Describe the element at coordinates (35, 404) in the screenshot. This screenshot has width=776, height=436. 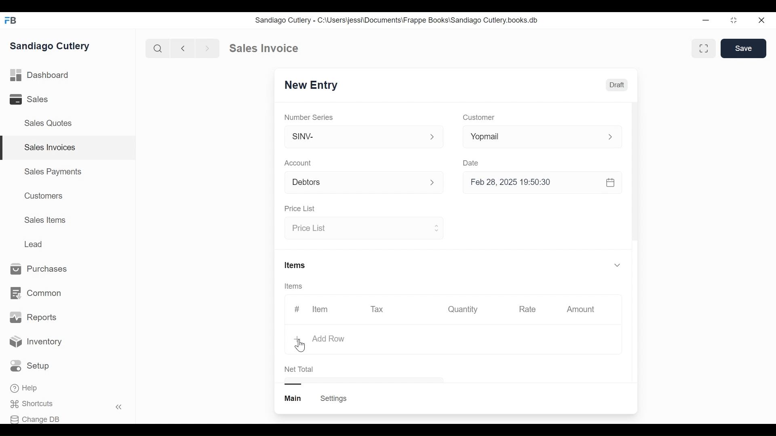
I see `Shortcuts` at that location.